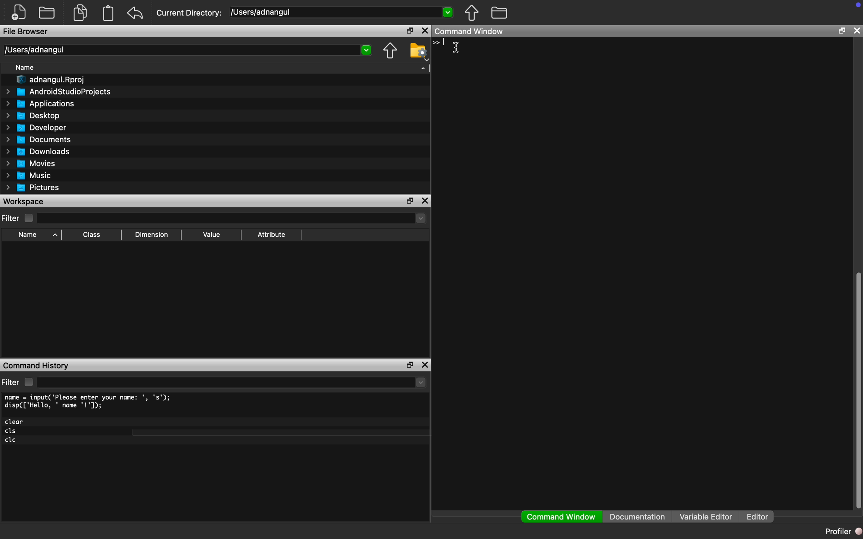  What do you see at coordinates (419, 52) in the screenshot?
I see `Folder settings` at bounding box center [419, 52].